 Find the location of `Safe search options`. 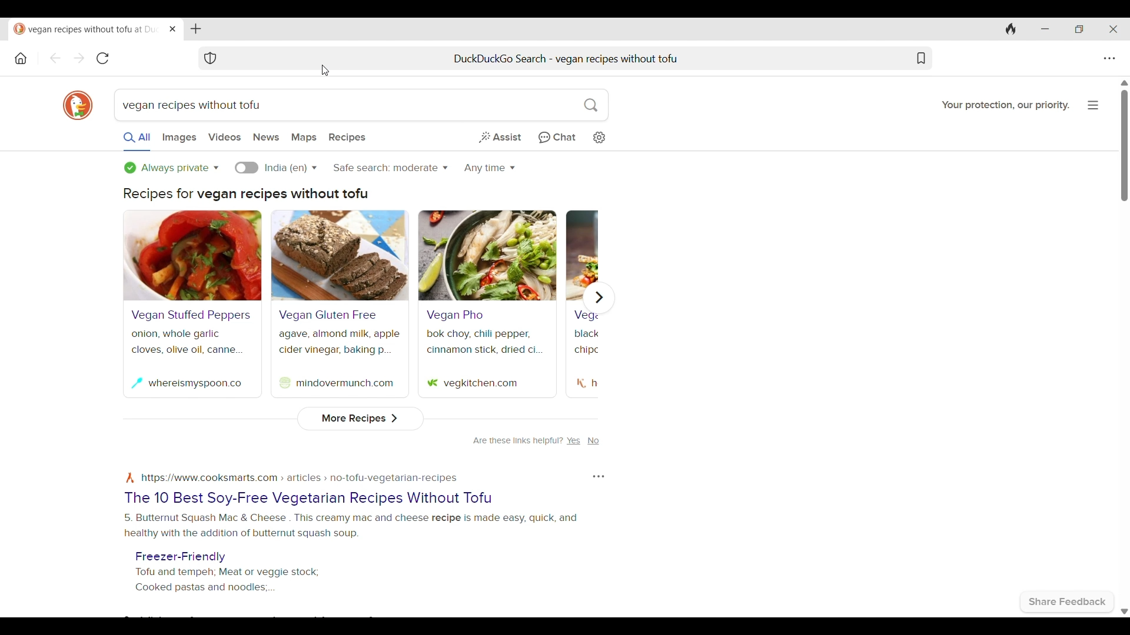

Safe search options is located at coordinates (390, 168).